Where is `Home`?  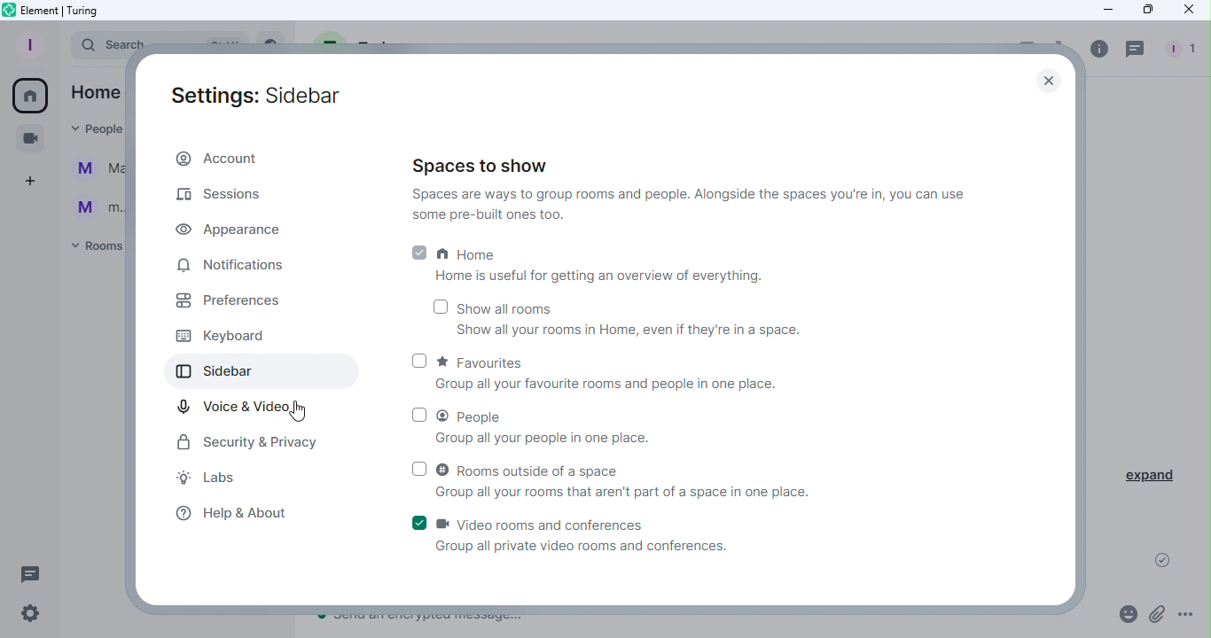
Home is located at coordinates (605, 263).